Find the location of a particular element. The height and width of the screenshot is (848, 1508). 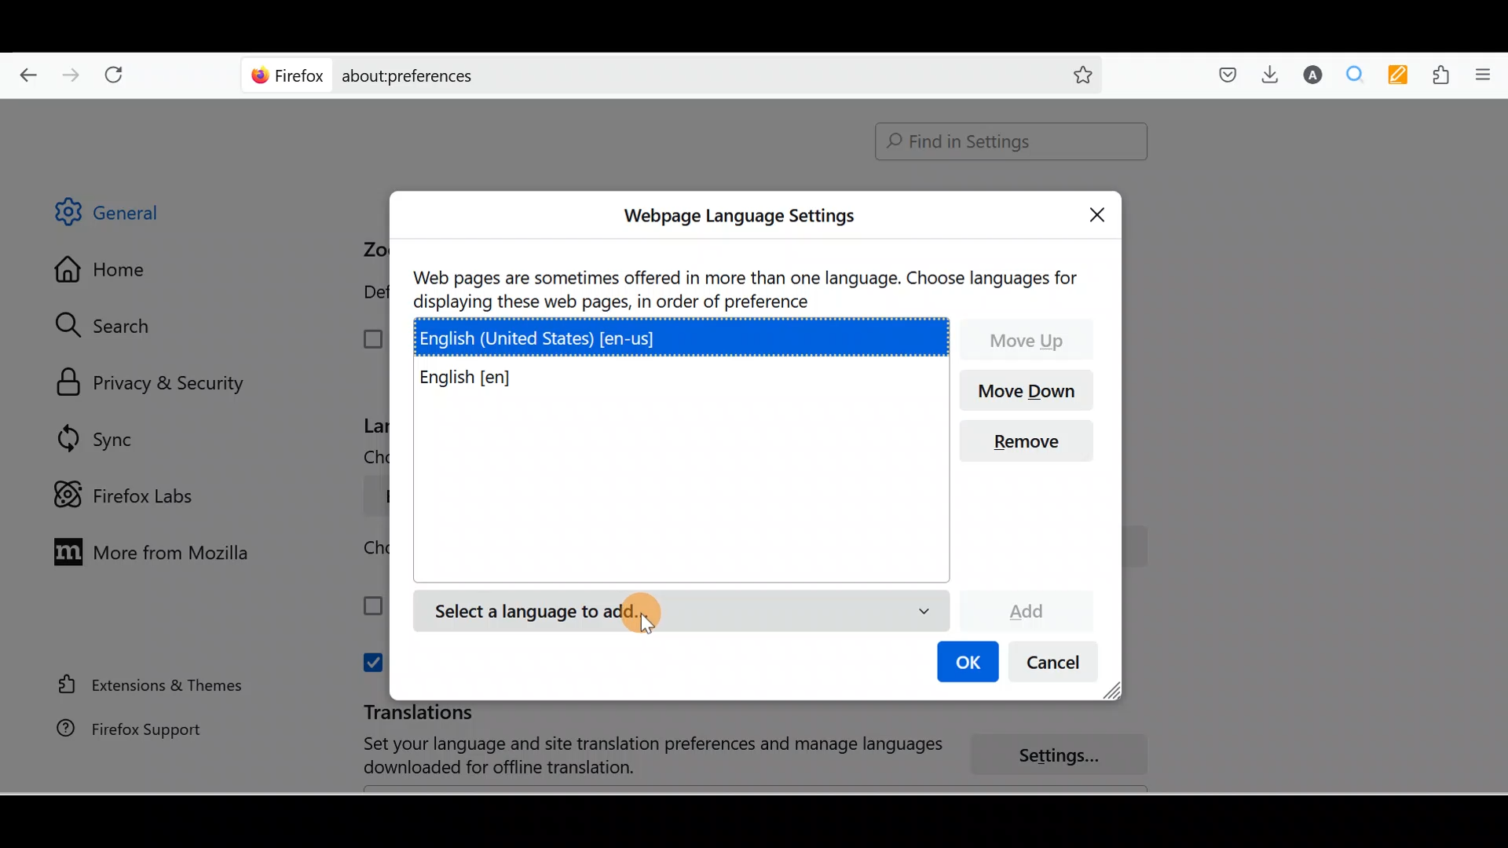

Search is located at coordinates (111, 325).